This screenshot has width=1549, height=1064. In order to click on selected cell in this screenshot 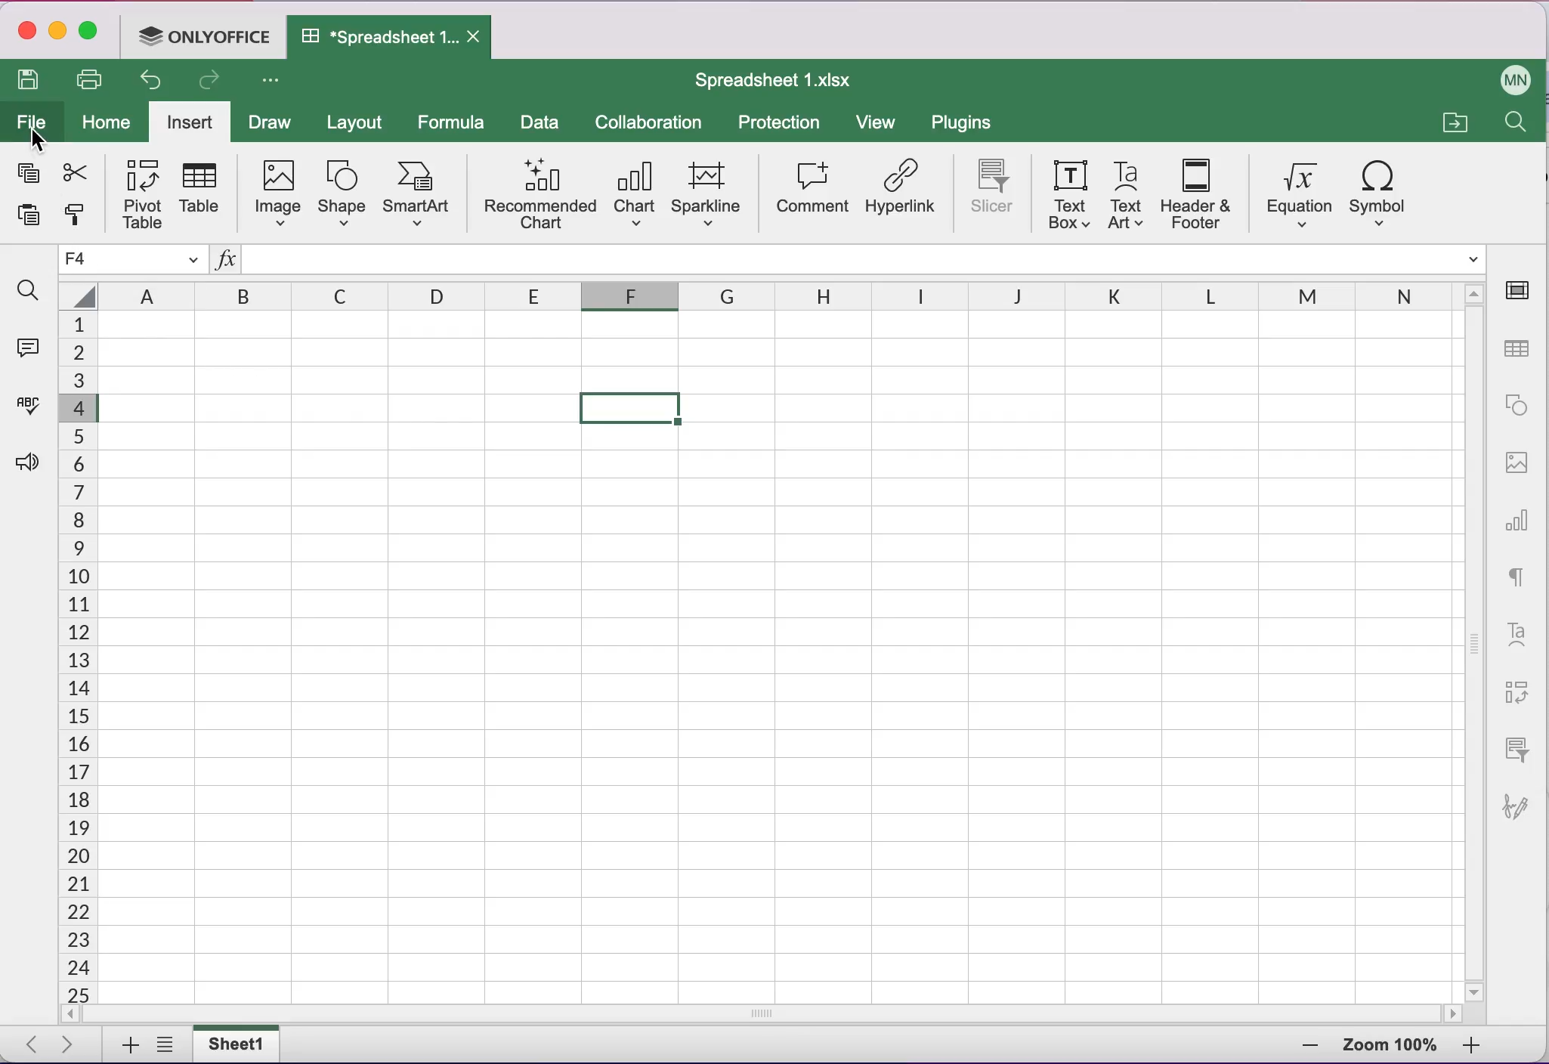, I will do `click(134, 259)`.